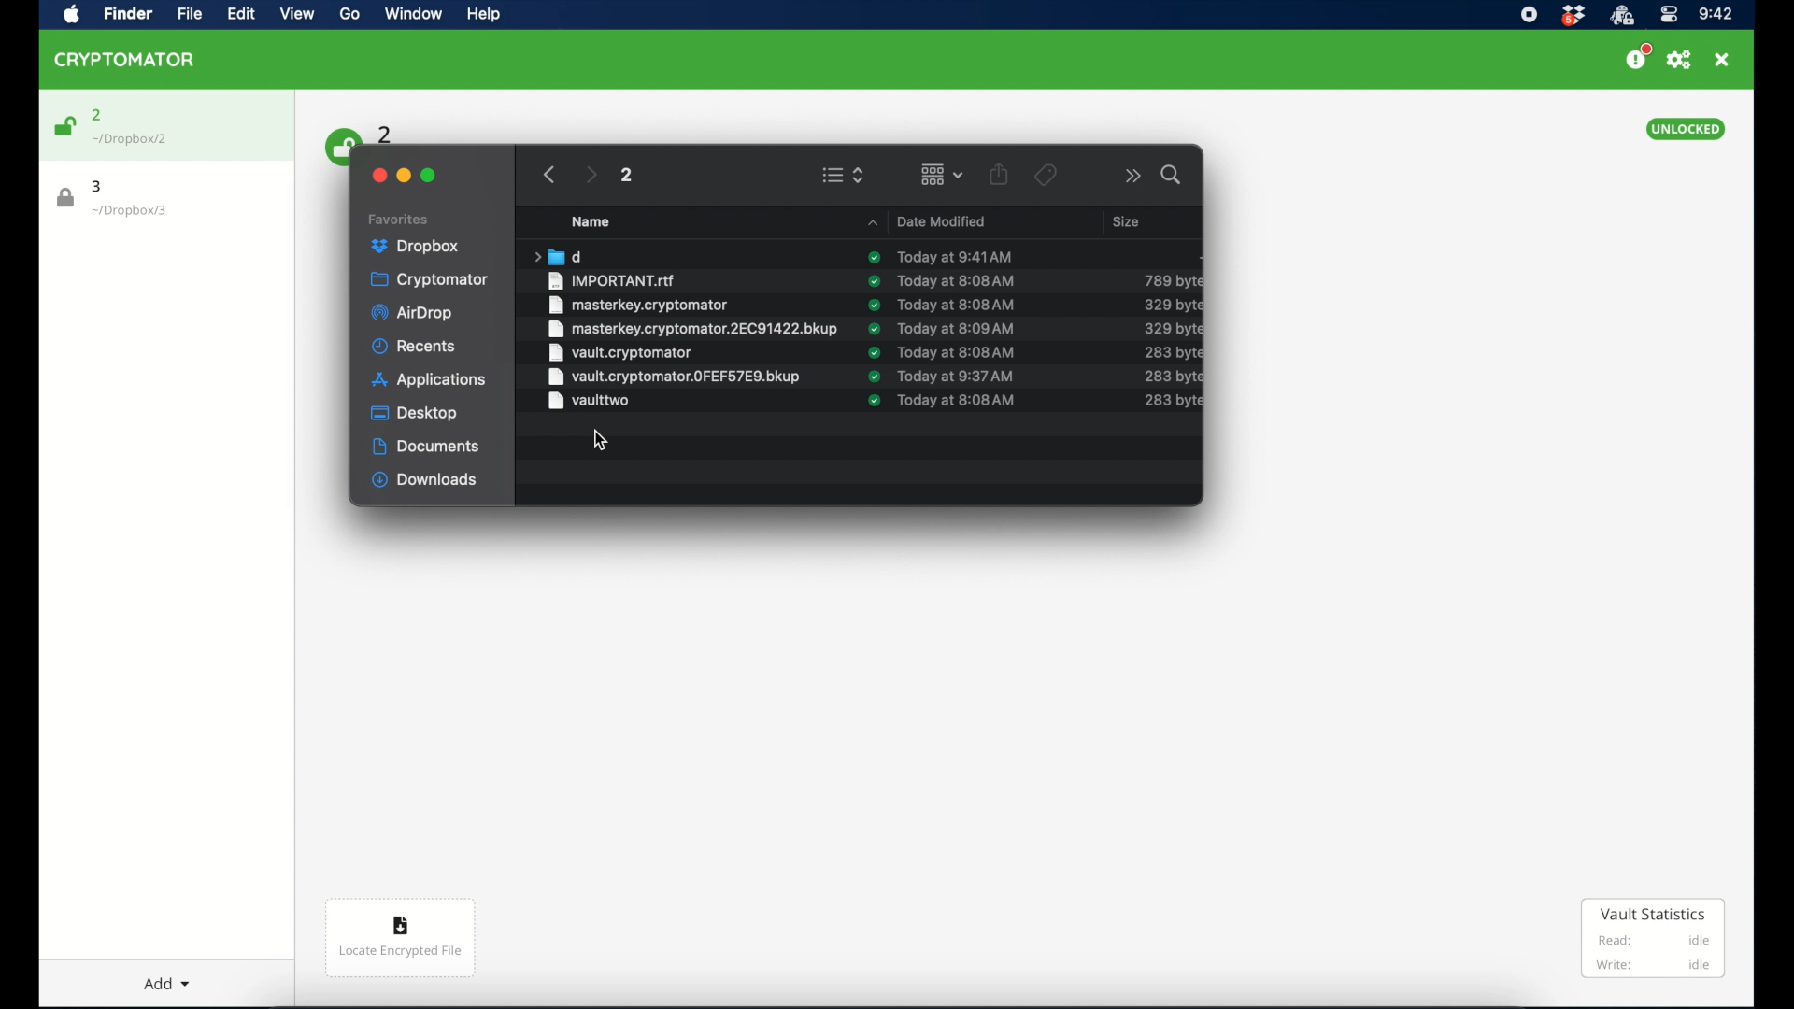 The image size is (1794, 1009). Describe the element at coordinates (339, 145) in the screenshot. I see `unlock icon` at that location.